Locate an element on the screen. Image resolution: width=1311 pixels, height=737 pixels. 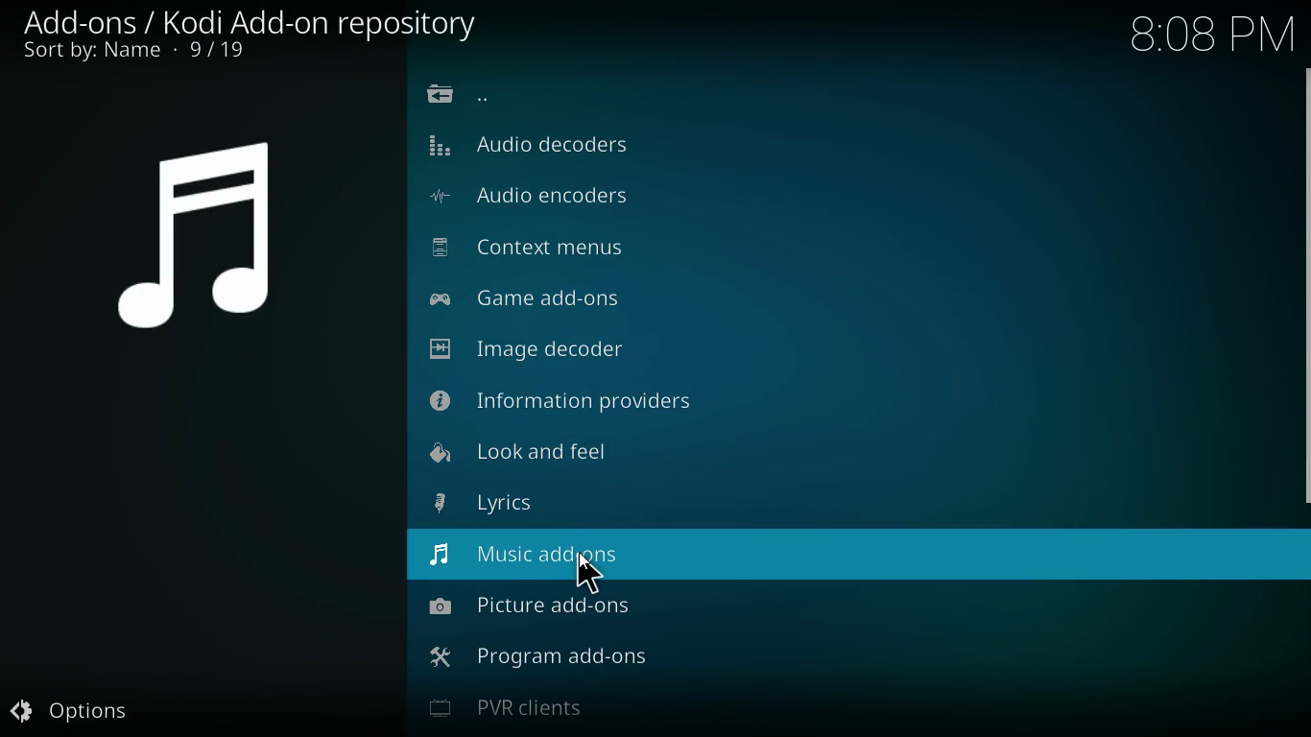
scroll  bar is located at coordinates (1300, 287).